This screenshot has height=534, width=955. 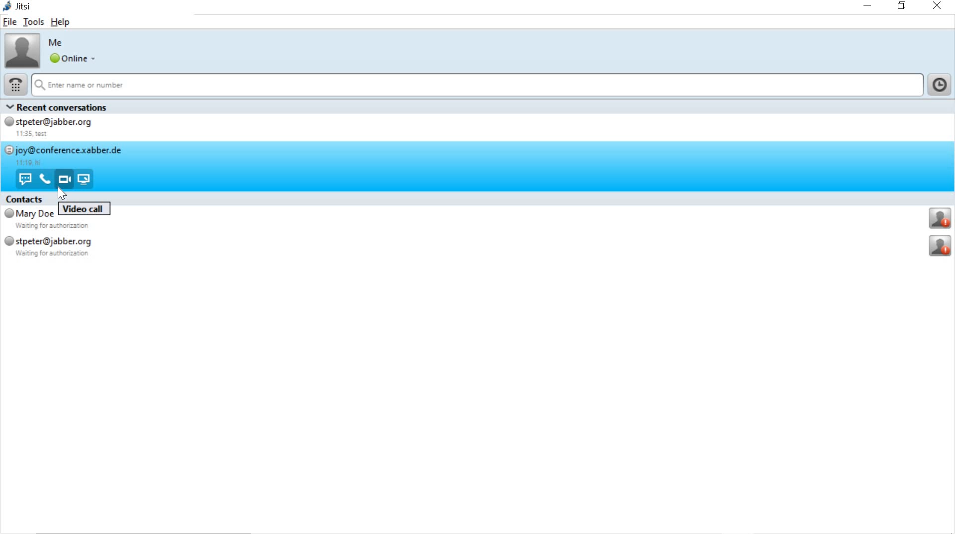 I want to click on waiting for authorization, so click(x=58, y=226).